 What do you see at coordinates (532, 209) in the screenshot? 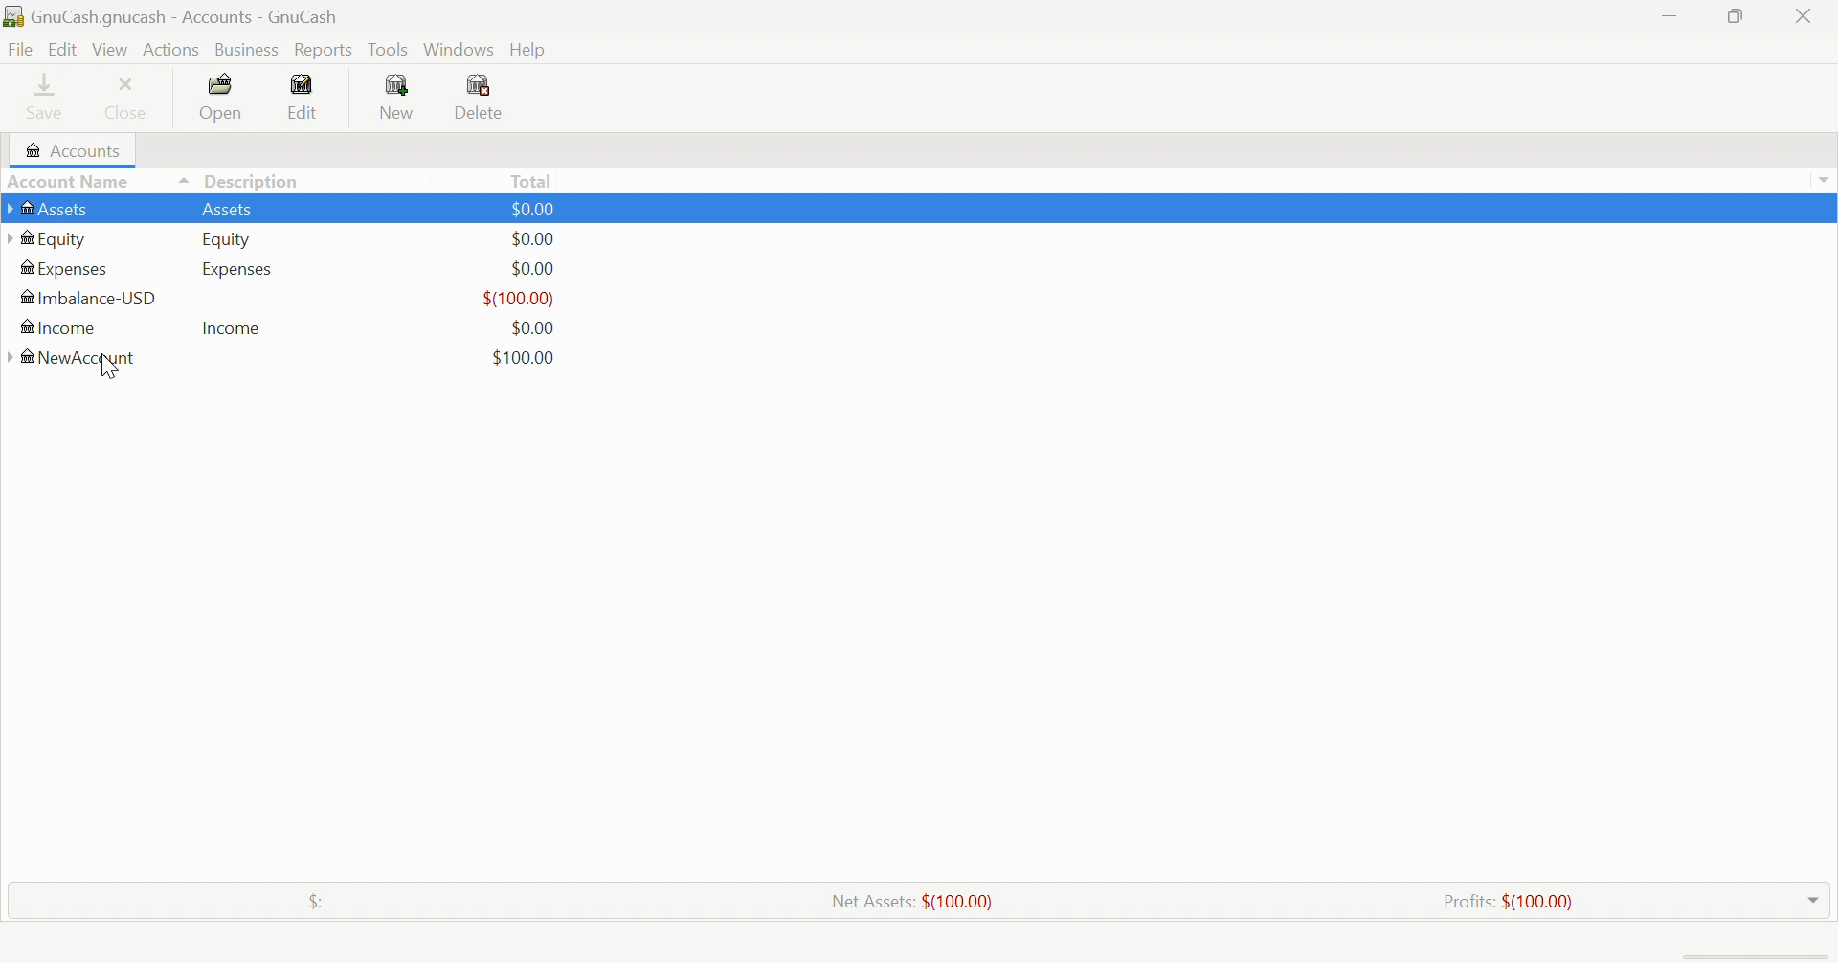
I see `$0.00` at bounding box center [532, 209].